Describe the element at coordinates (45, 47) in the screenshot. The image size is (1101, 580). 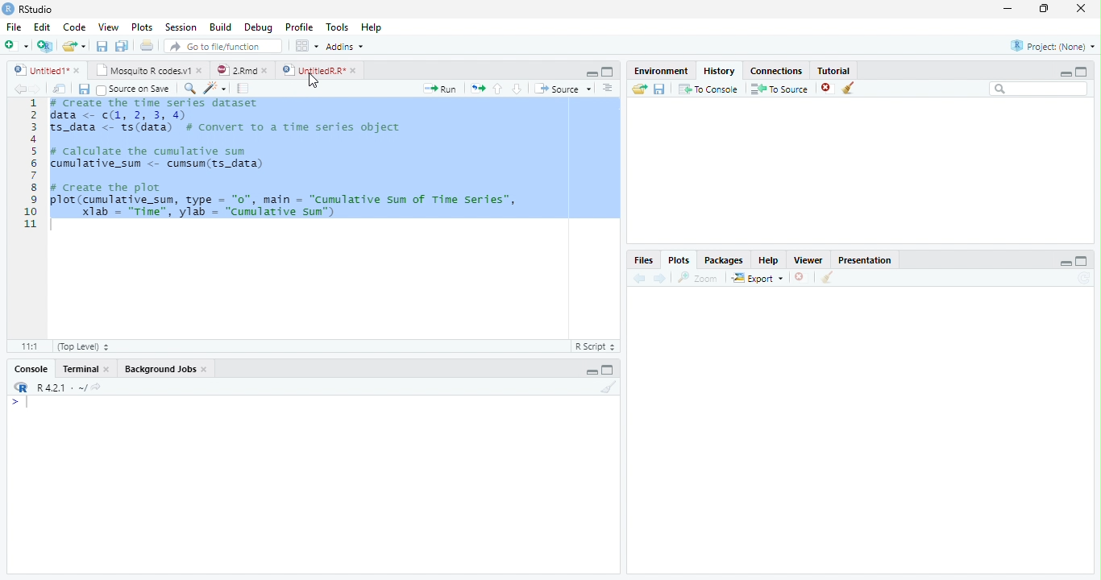
I see `Create a Project` at that location.